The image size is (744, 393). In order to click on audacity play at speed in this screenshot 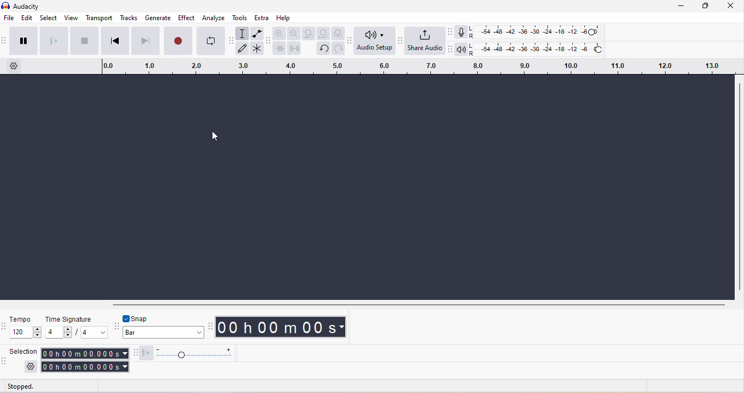, I will do `click(136, 352)`.